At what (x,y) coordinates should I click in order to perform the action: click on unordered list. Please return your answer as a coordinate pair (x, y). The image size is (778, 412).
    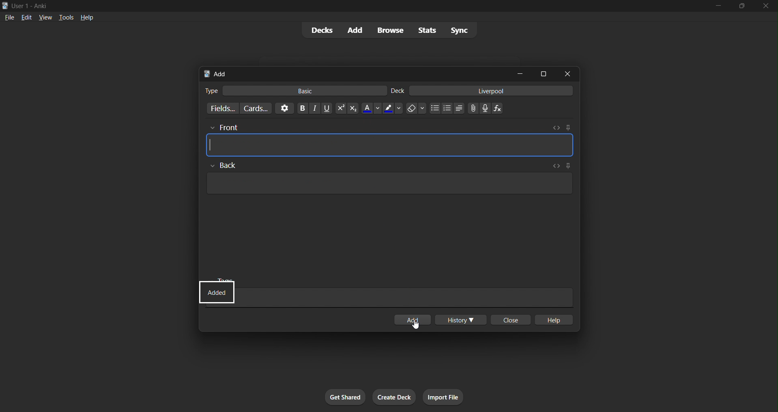
    Looking at the image, I should click on (457, 109).